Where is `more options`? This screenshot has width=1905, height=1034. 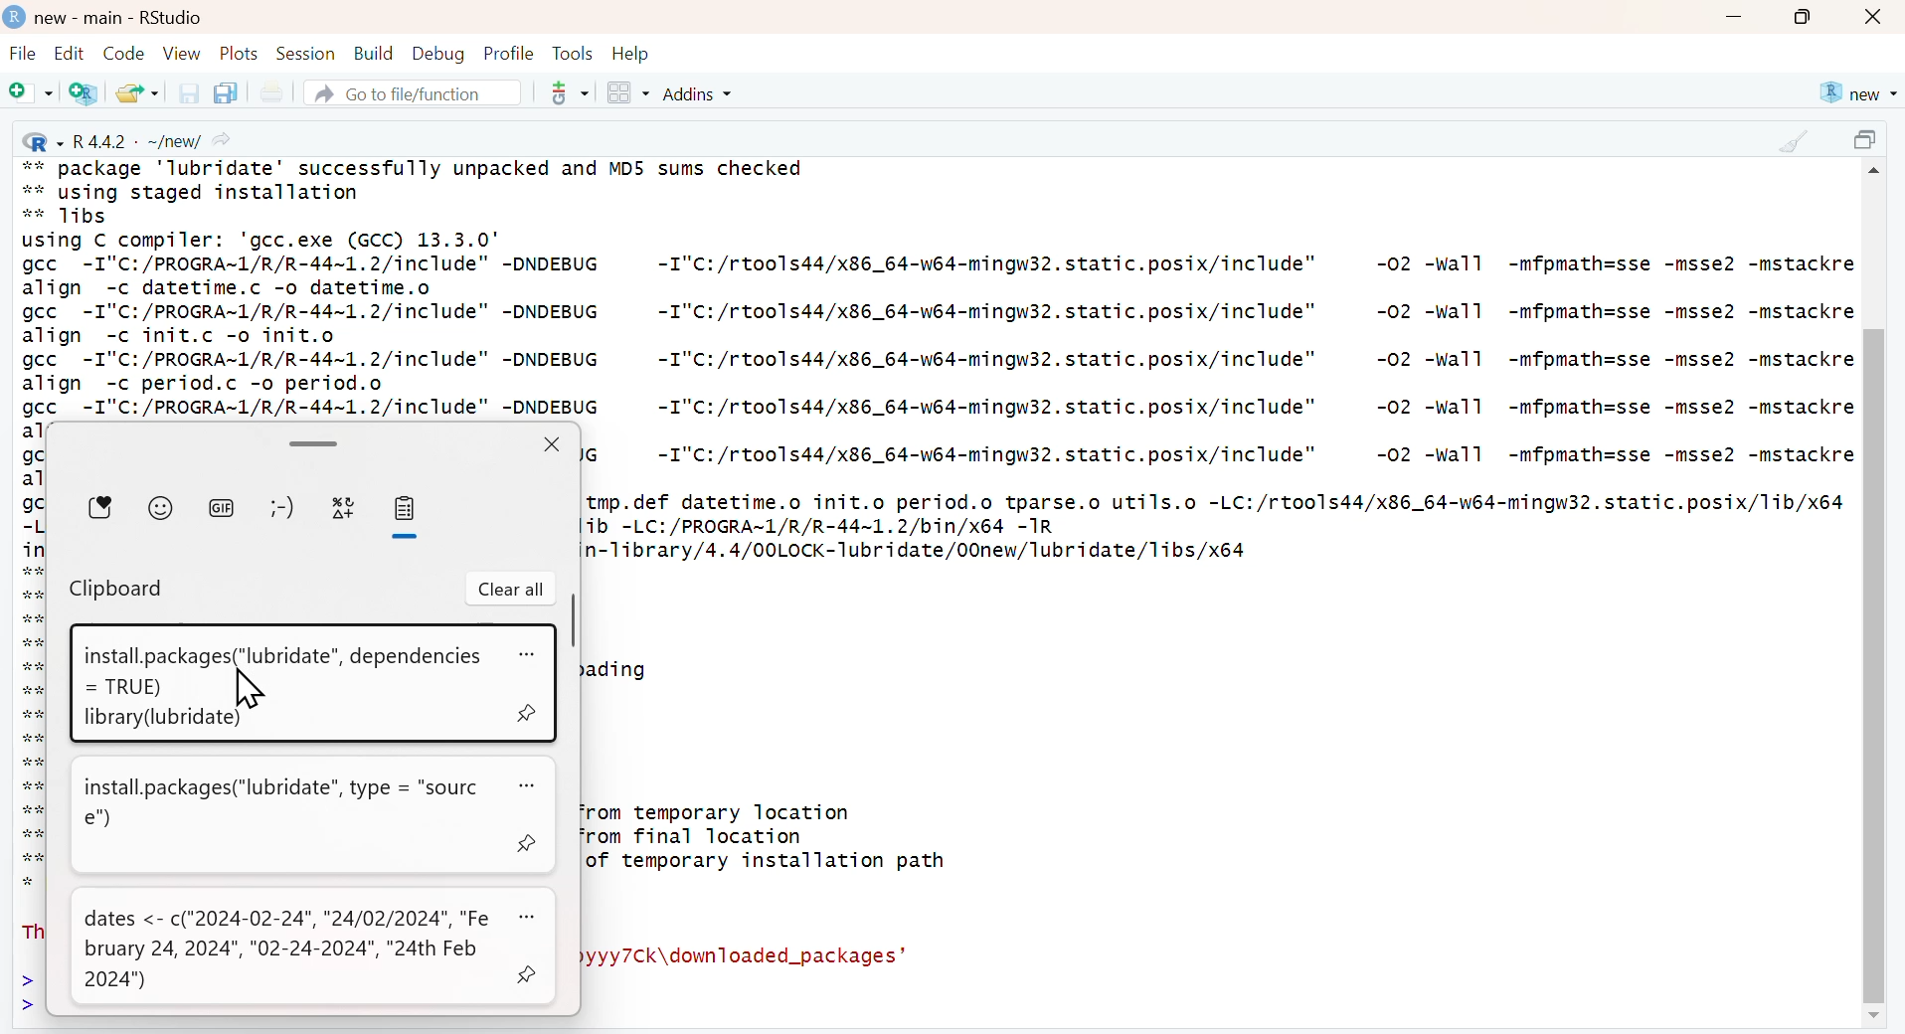
more options is located at coordinates (535, 786).